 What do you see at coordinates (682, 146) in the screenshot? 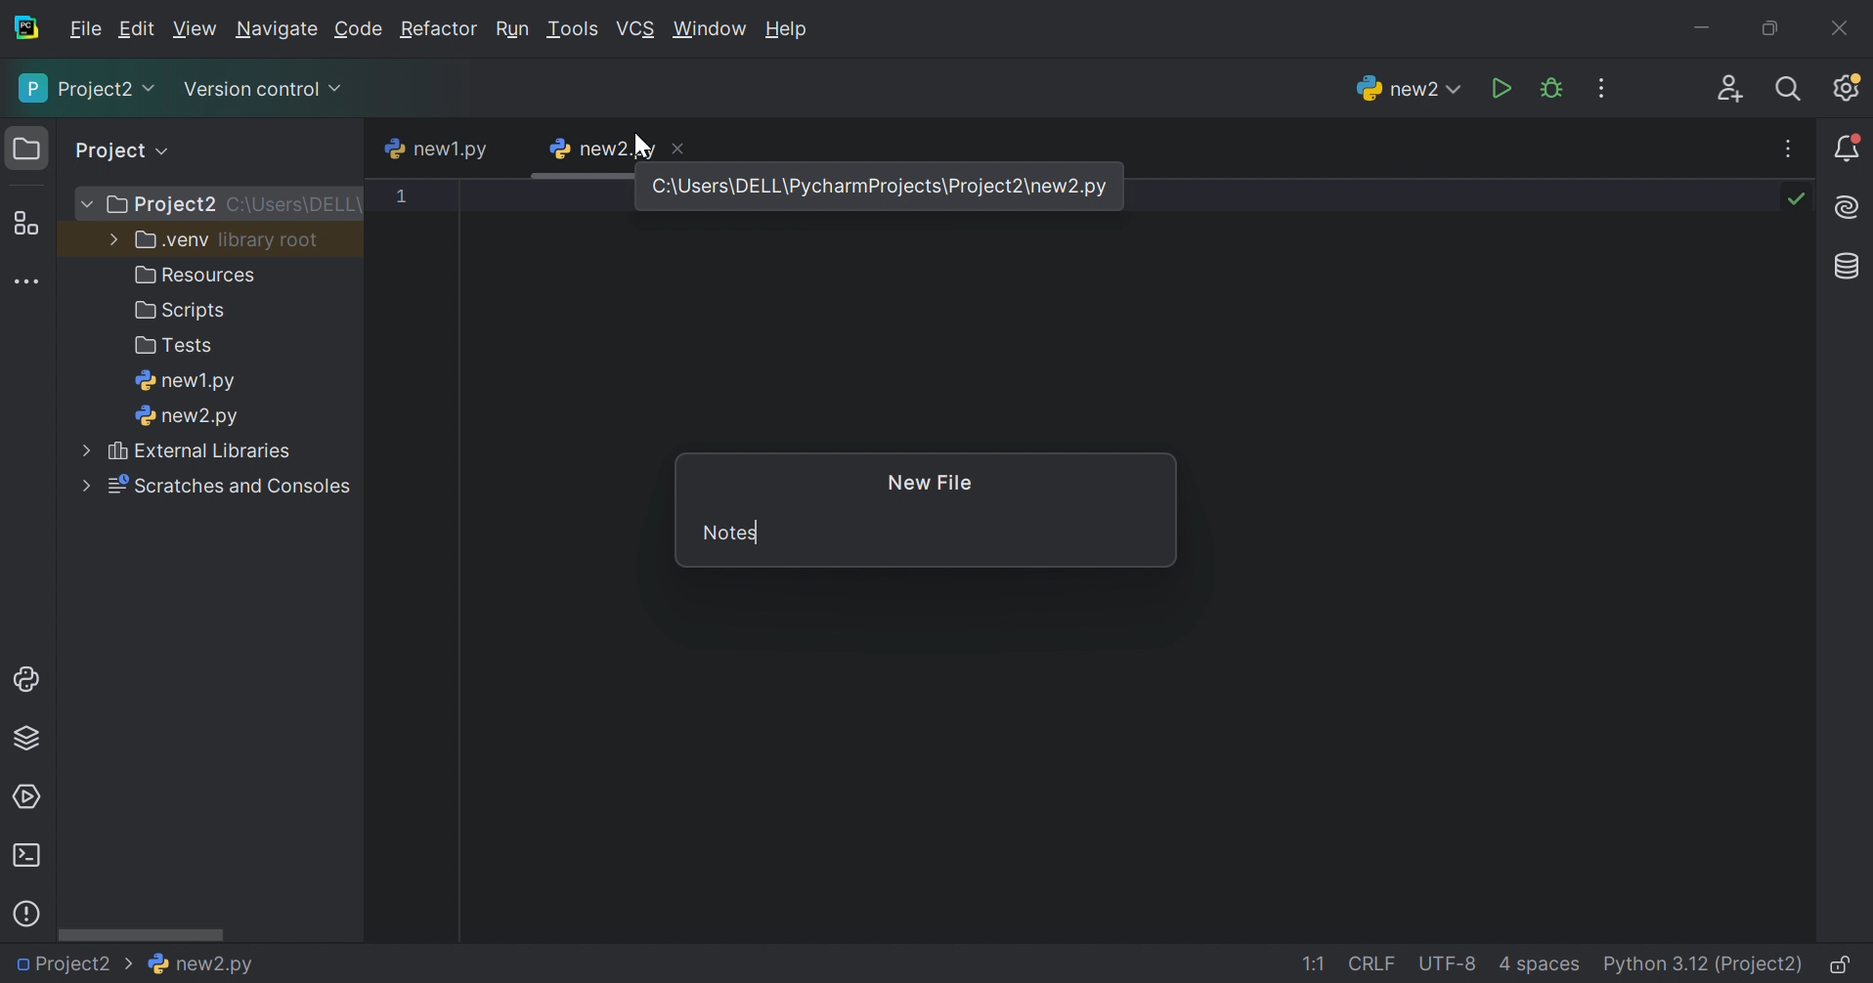
I see `Close` at bounding box center [682, 146].